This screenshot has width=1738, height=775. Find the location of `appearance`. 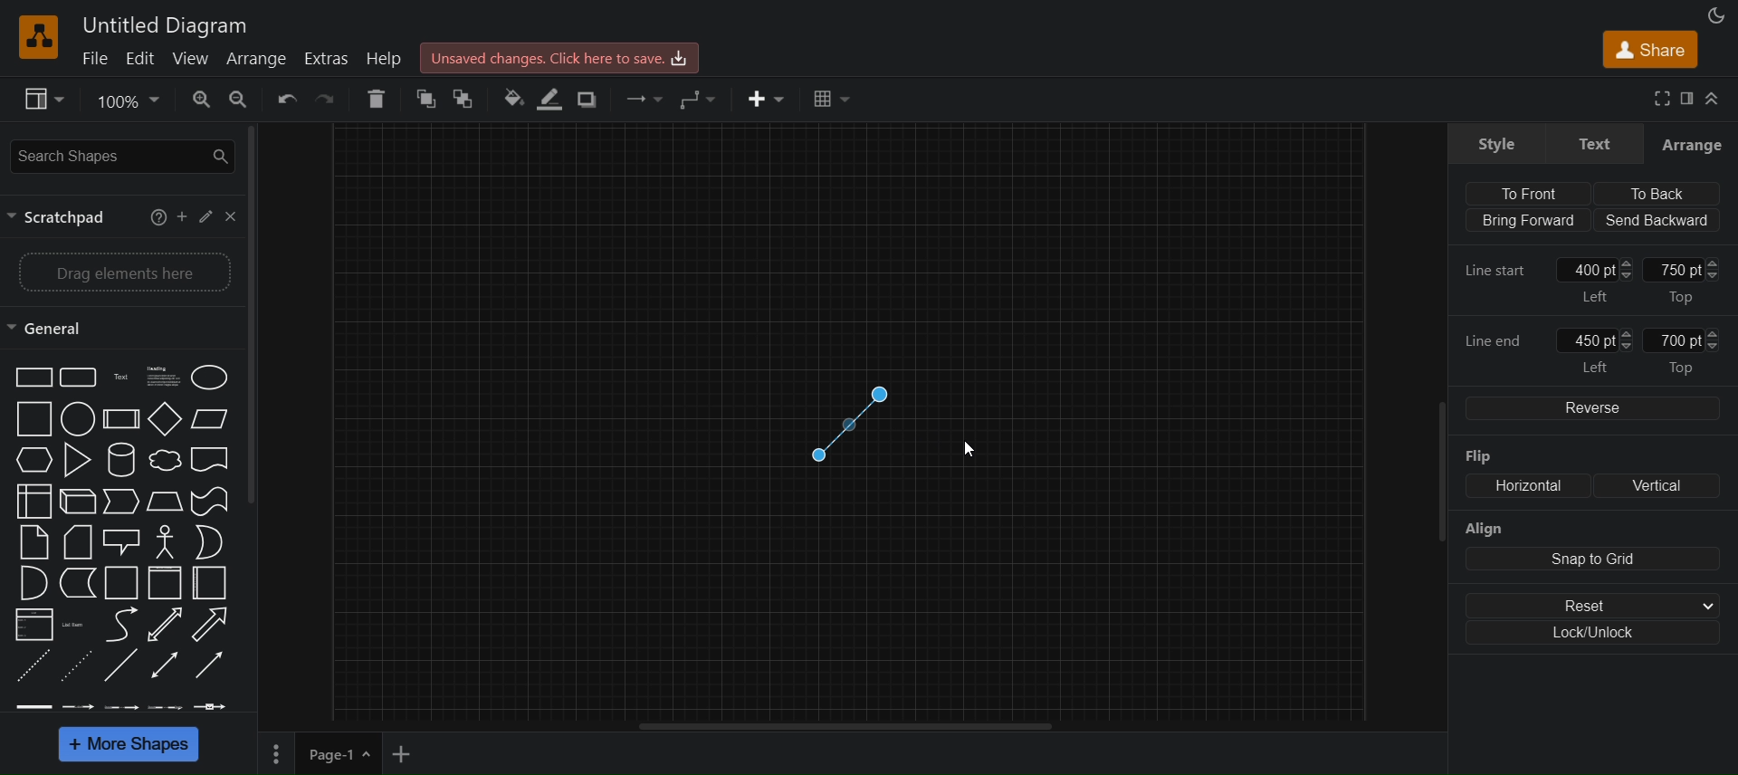

appearance is located at coordinates (1714, 16).